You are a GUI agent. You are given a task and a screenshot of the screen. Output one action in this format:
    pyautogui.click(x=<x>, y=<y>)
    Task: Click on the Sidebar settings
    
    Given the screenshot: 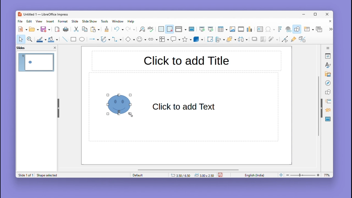 What is the action you would take?
    pyautogui.click(x=328, y=47)
    